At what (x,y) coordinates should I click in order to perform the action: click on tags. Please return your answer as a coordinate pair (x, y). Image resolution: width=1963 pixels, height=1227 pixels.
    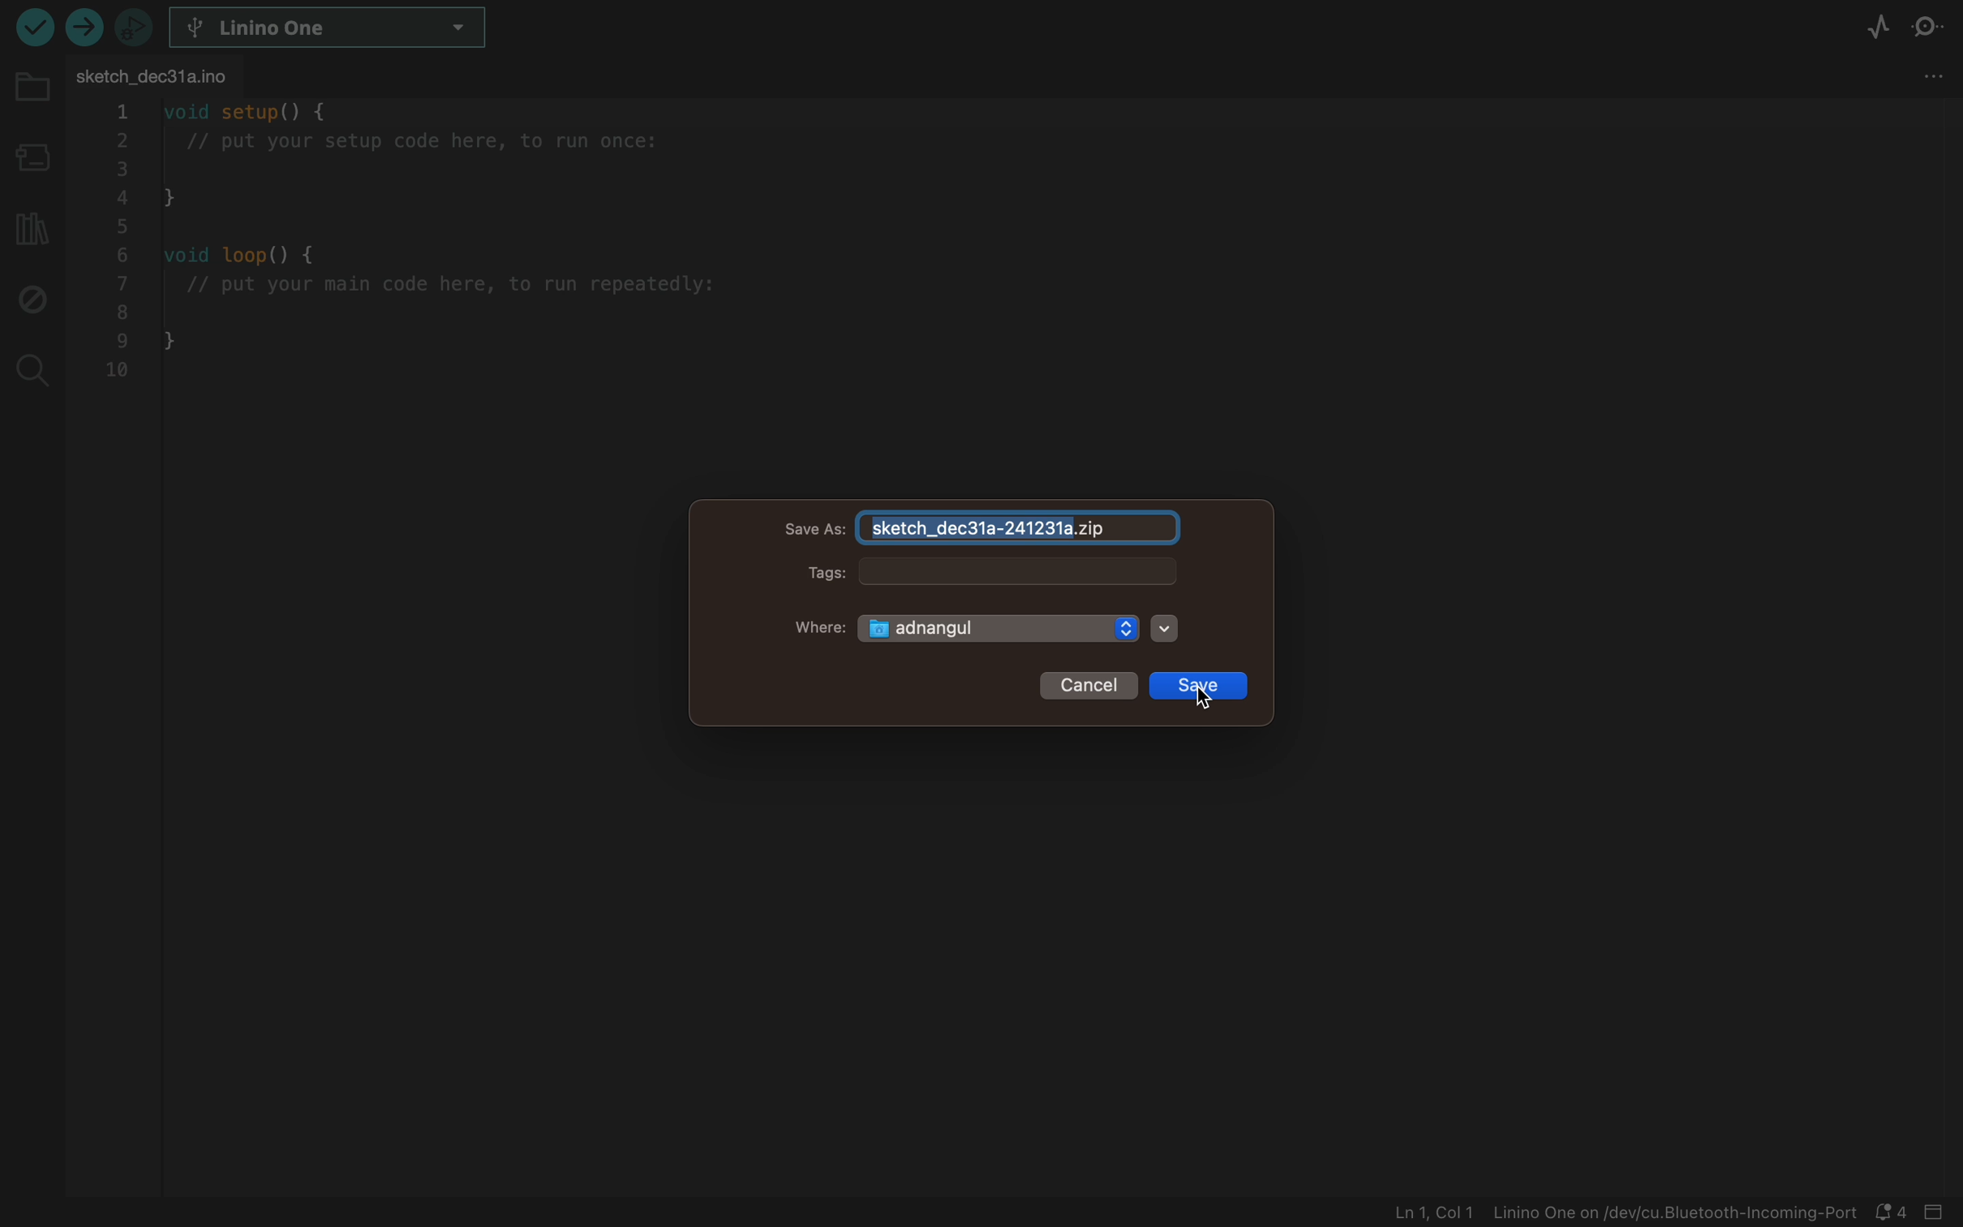
    Looking at the image, I should click on (979, 575).